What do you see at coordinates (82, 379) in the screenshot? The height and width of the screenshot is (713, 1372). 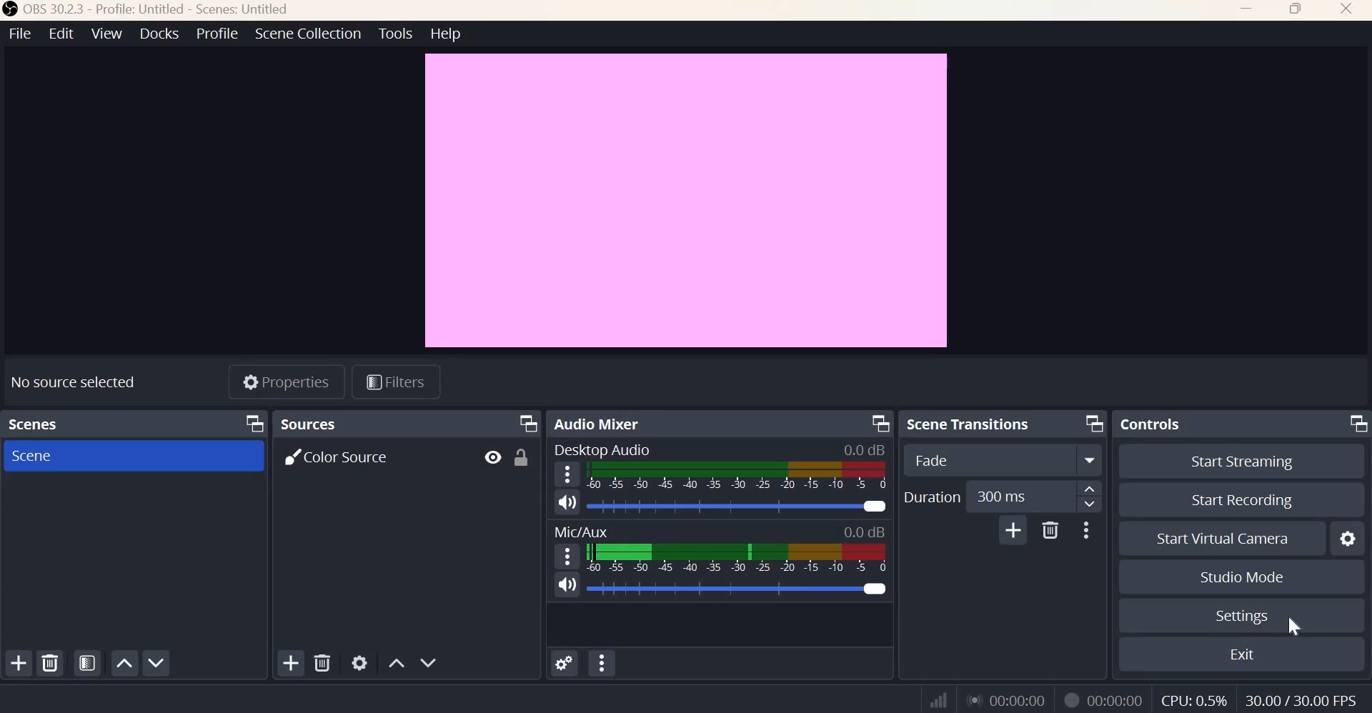 I see `No source selected` at bounding box center [82, 379].